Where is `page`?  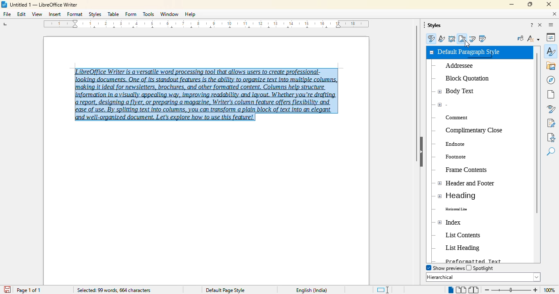
page is located at coordinates (551, 94).